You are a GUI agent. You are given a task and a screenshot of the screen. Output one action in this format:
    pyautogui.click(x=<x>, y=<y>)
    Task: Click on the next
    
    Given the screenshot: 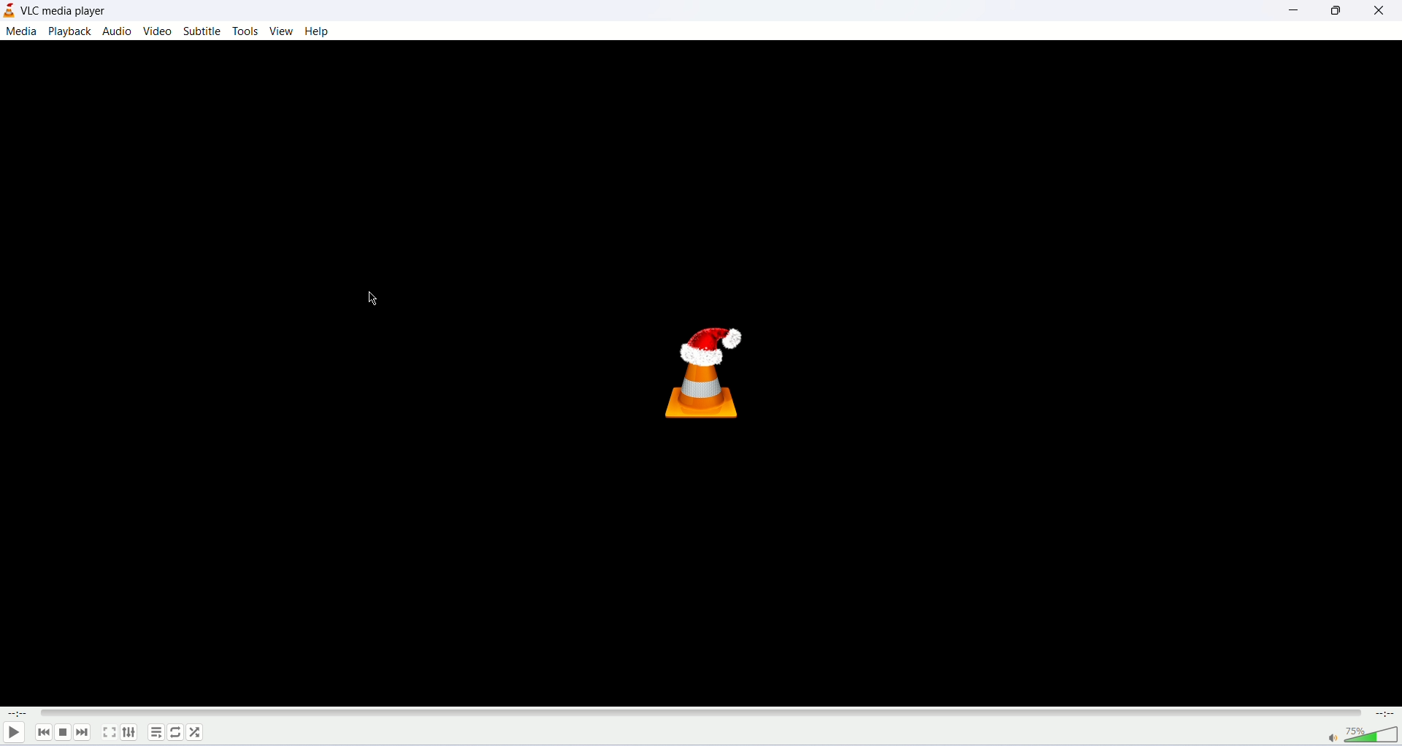 What is the action you would take?
    pyautogui.click(x=83, y=732)
    